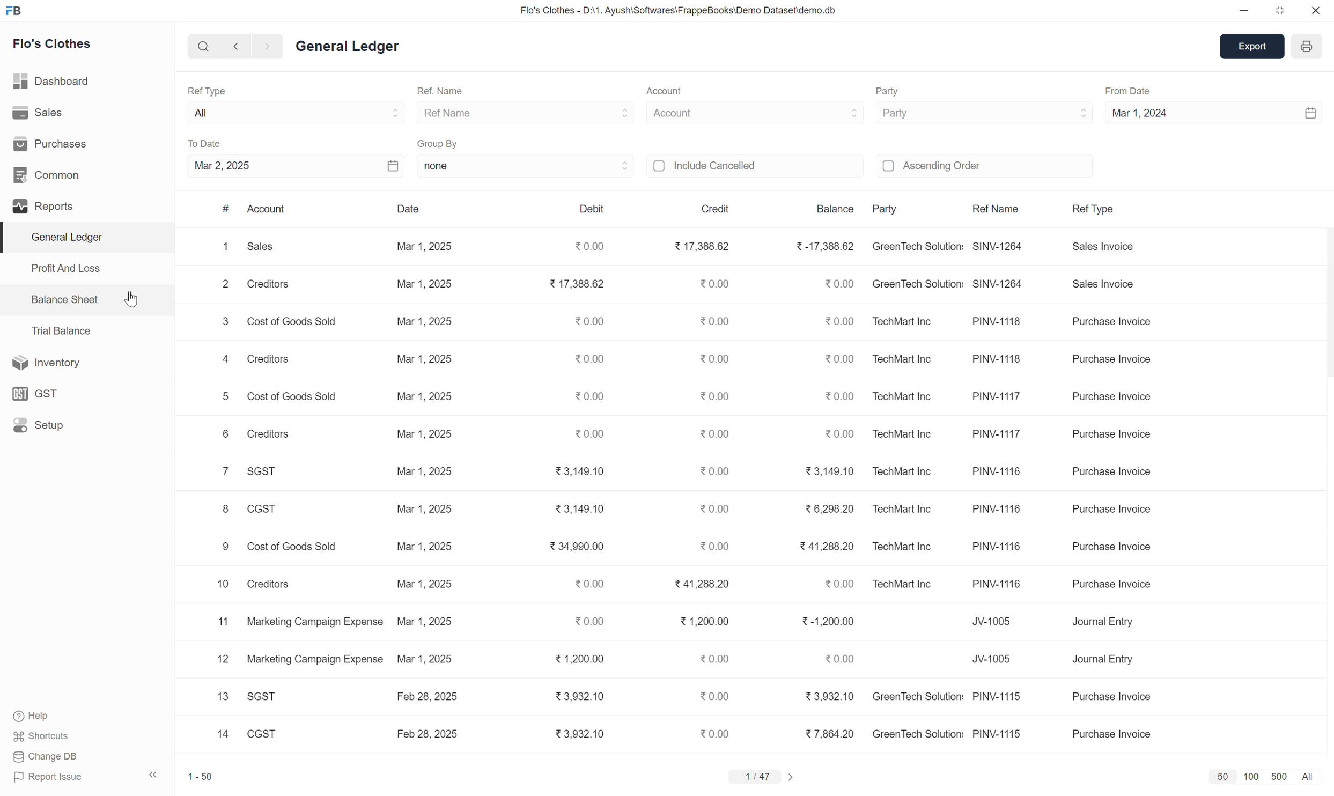  Describe the element at coordinates (438, 144) in the screenshot. I see `Group By` at that location.